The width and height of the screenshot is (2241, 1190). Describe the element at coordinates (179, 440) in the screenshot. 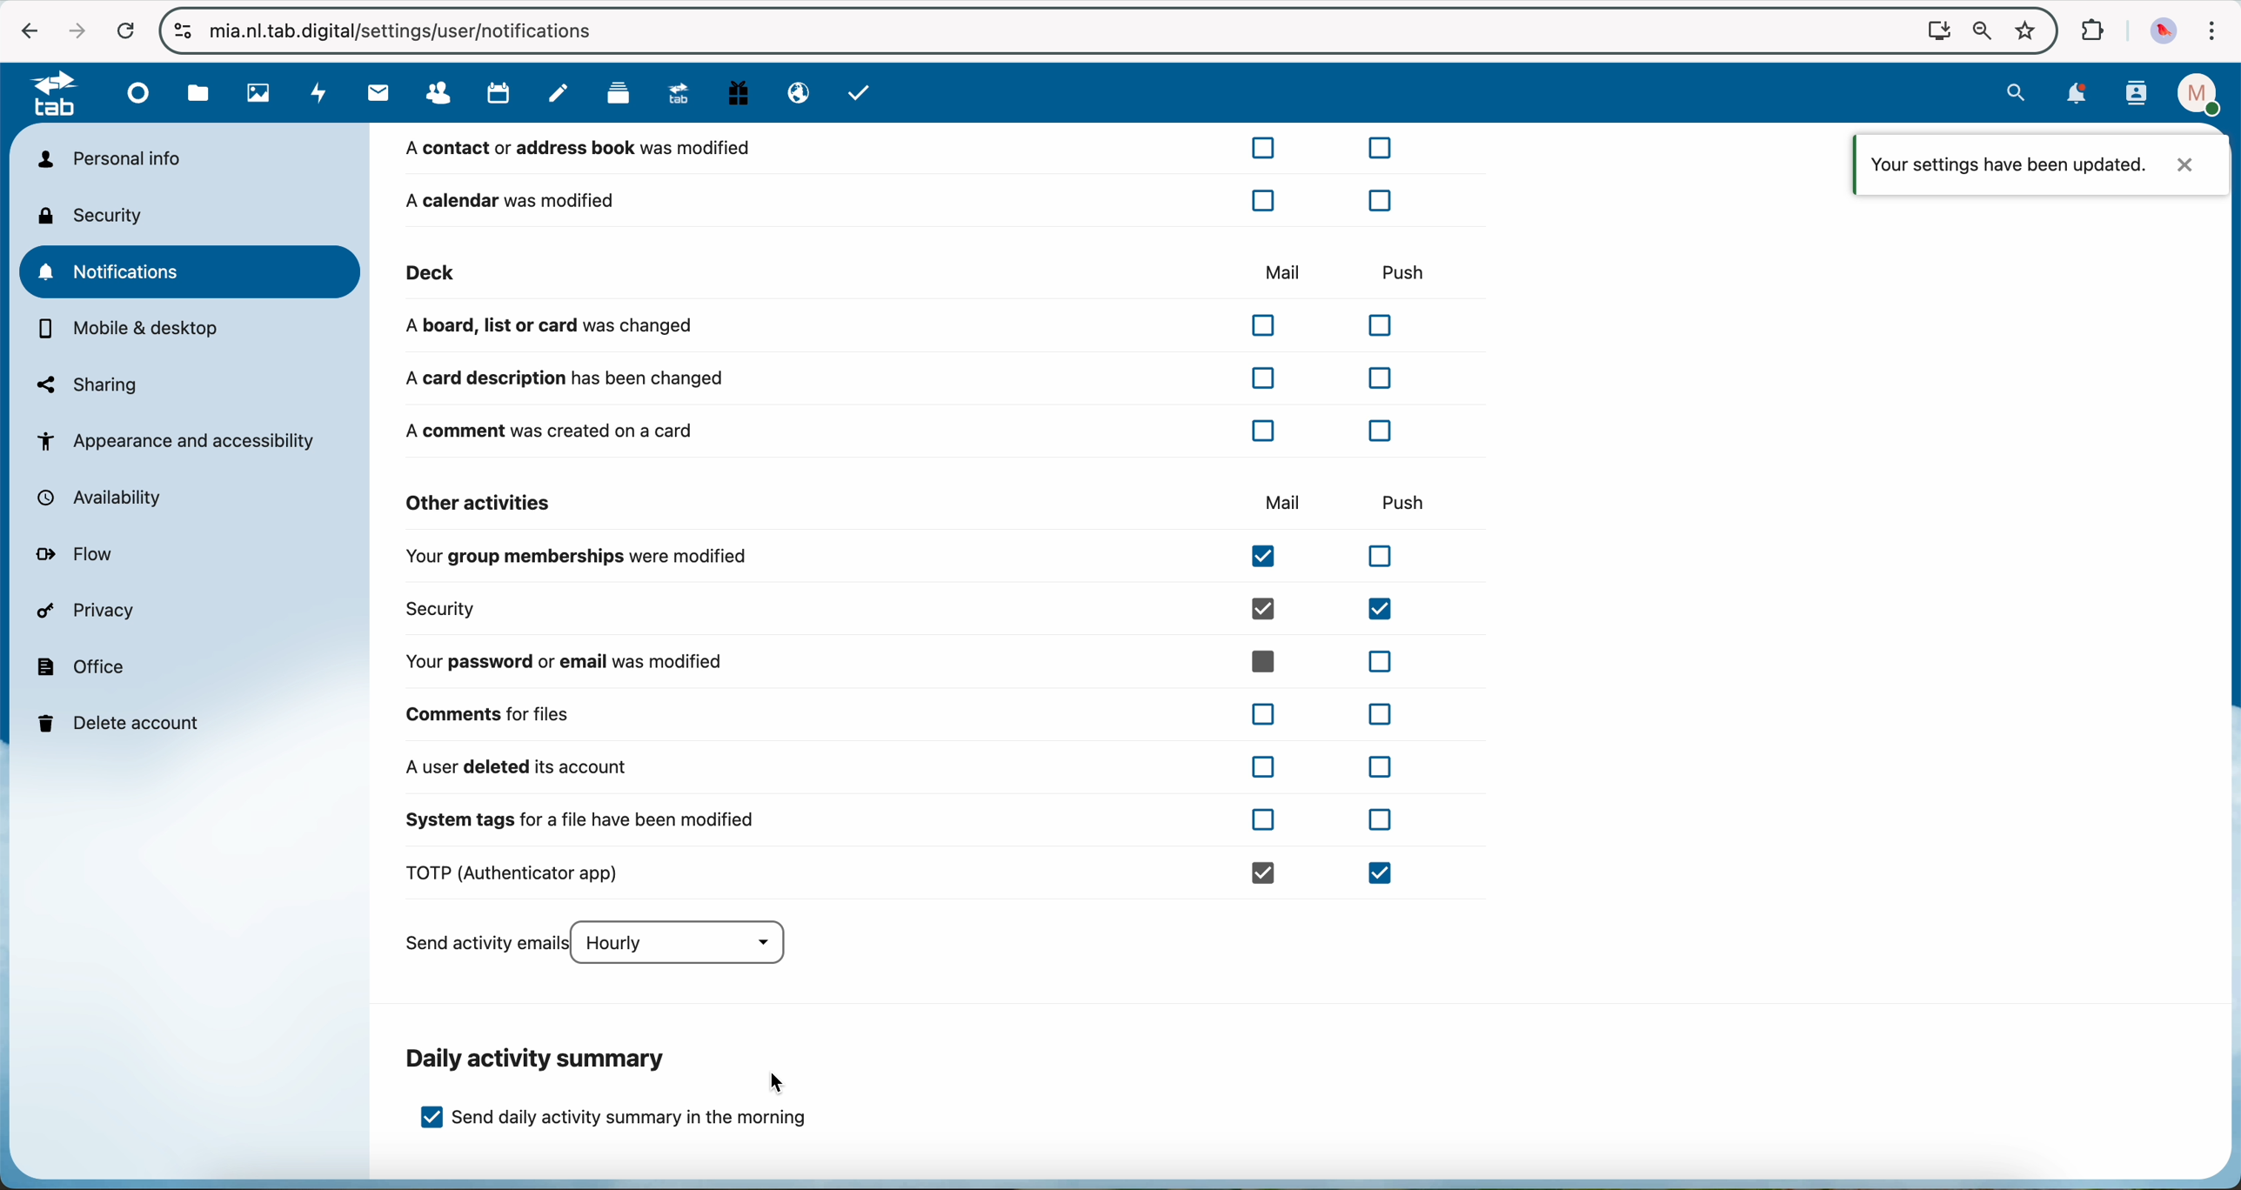

I see `appearance and accessibility` at that location.